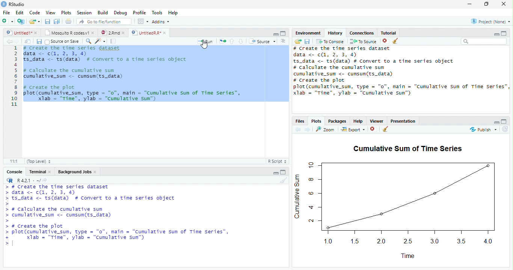  What do you see at coordinates (284, 34) in the screenshot?
I see `Maximize` at bounding box center [284, 34].